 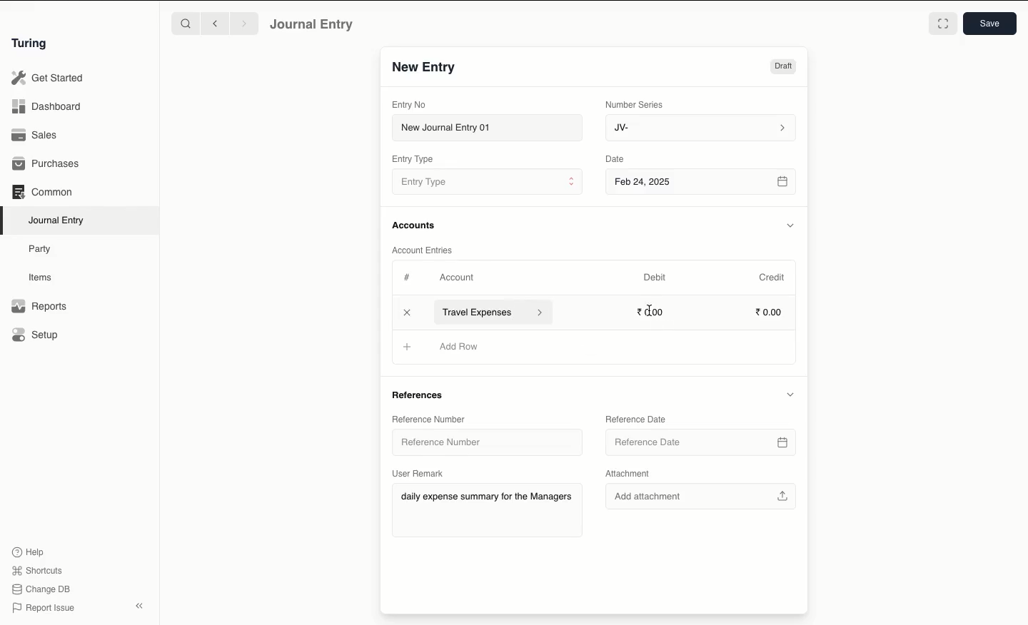 What do you see at coordinates (245, 23) in the screenshot?
I see `Forward` at bounding box center [245, 23].